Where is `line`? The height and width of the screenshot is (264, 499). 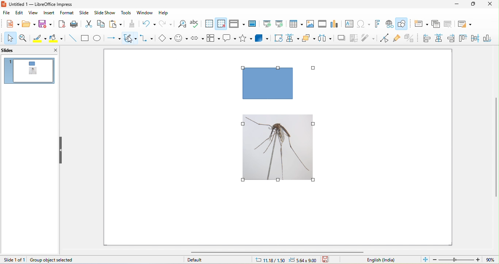 line is located at coordinates (73, 38).